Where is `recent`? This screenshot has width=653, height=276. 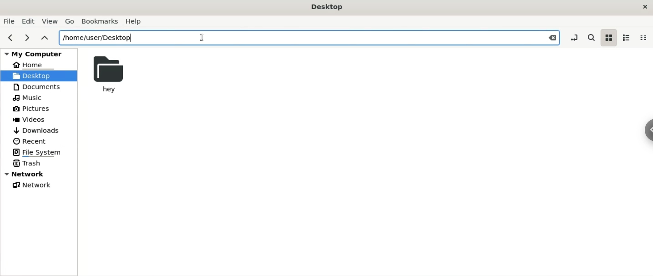
recent is located at coordinates (29, 141).